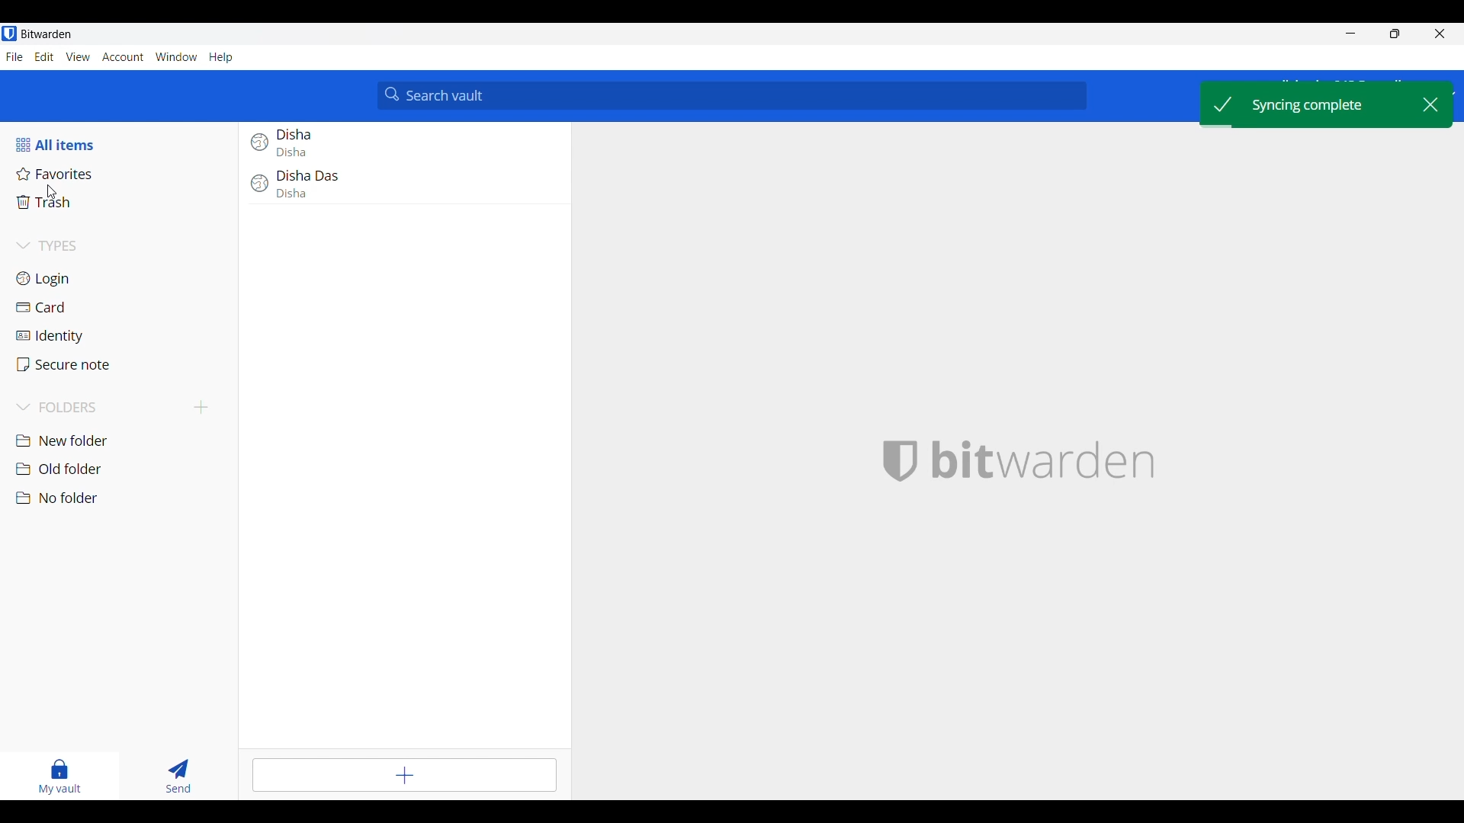  What do you see at coordinates (1430, 104) in the screenshot?
I see `Close pop up` at bounding box center [1430, 104].